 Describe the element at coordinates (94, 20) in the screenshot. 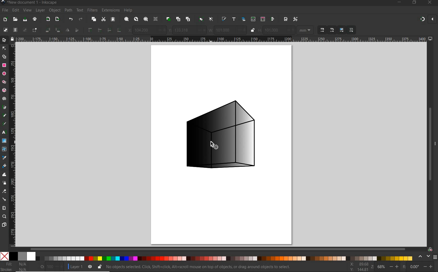

I see `COPY` at that location.